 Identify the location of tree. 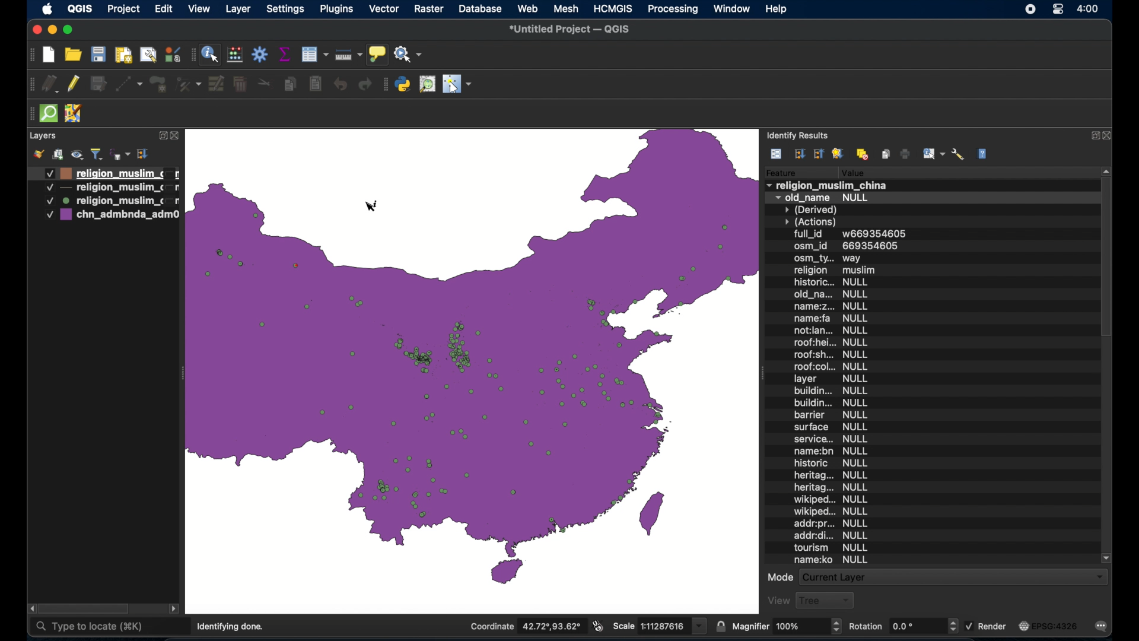
(826, 601).